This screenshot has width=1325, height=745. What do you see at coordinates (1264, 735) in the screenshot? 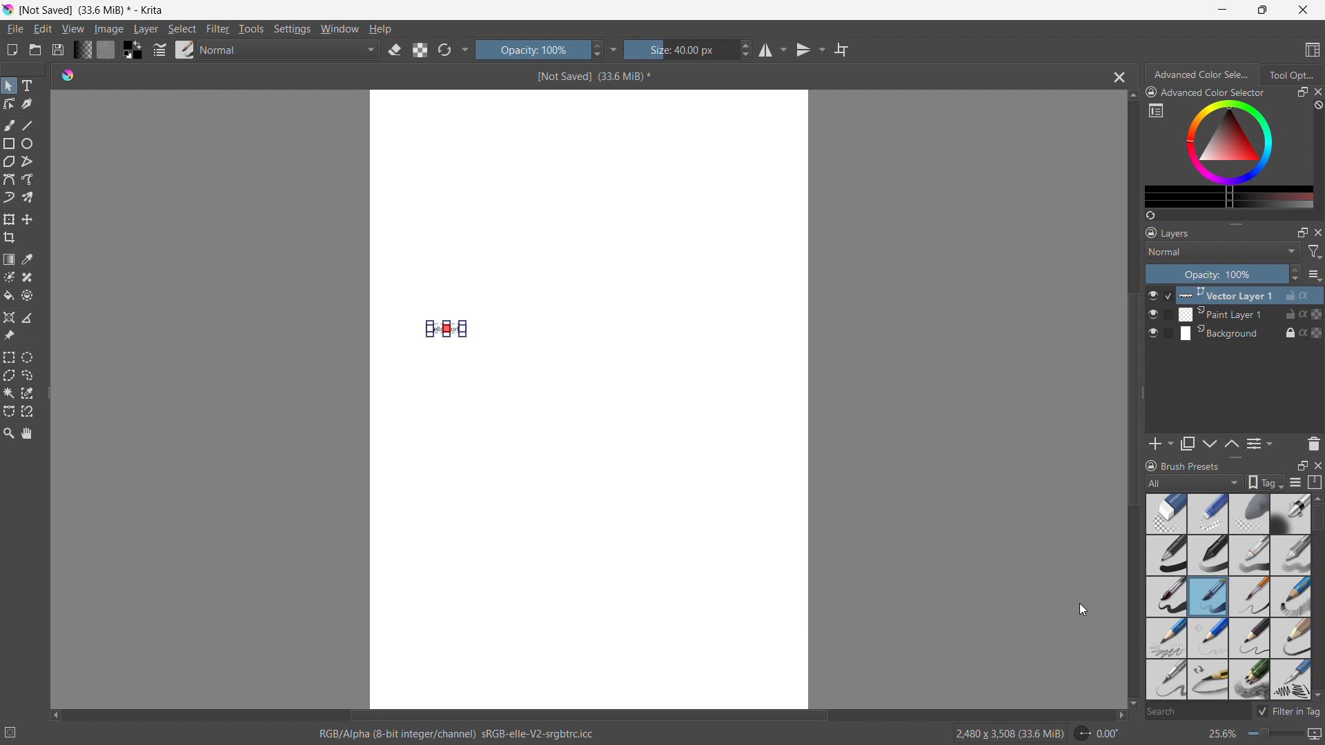
I see `zoom level` at bounding box center [1264, 735].